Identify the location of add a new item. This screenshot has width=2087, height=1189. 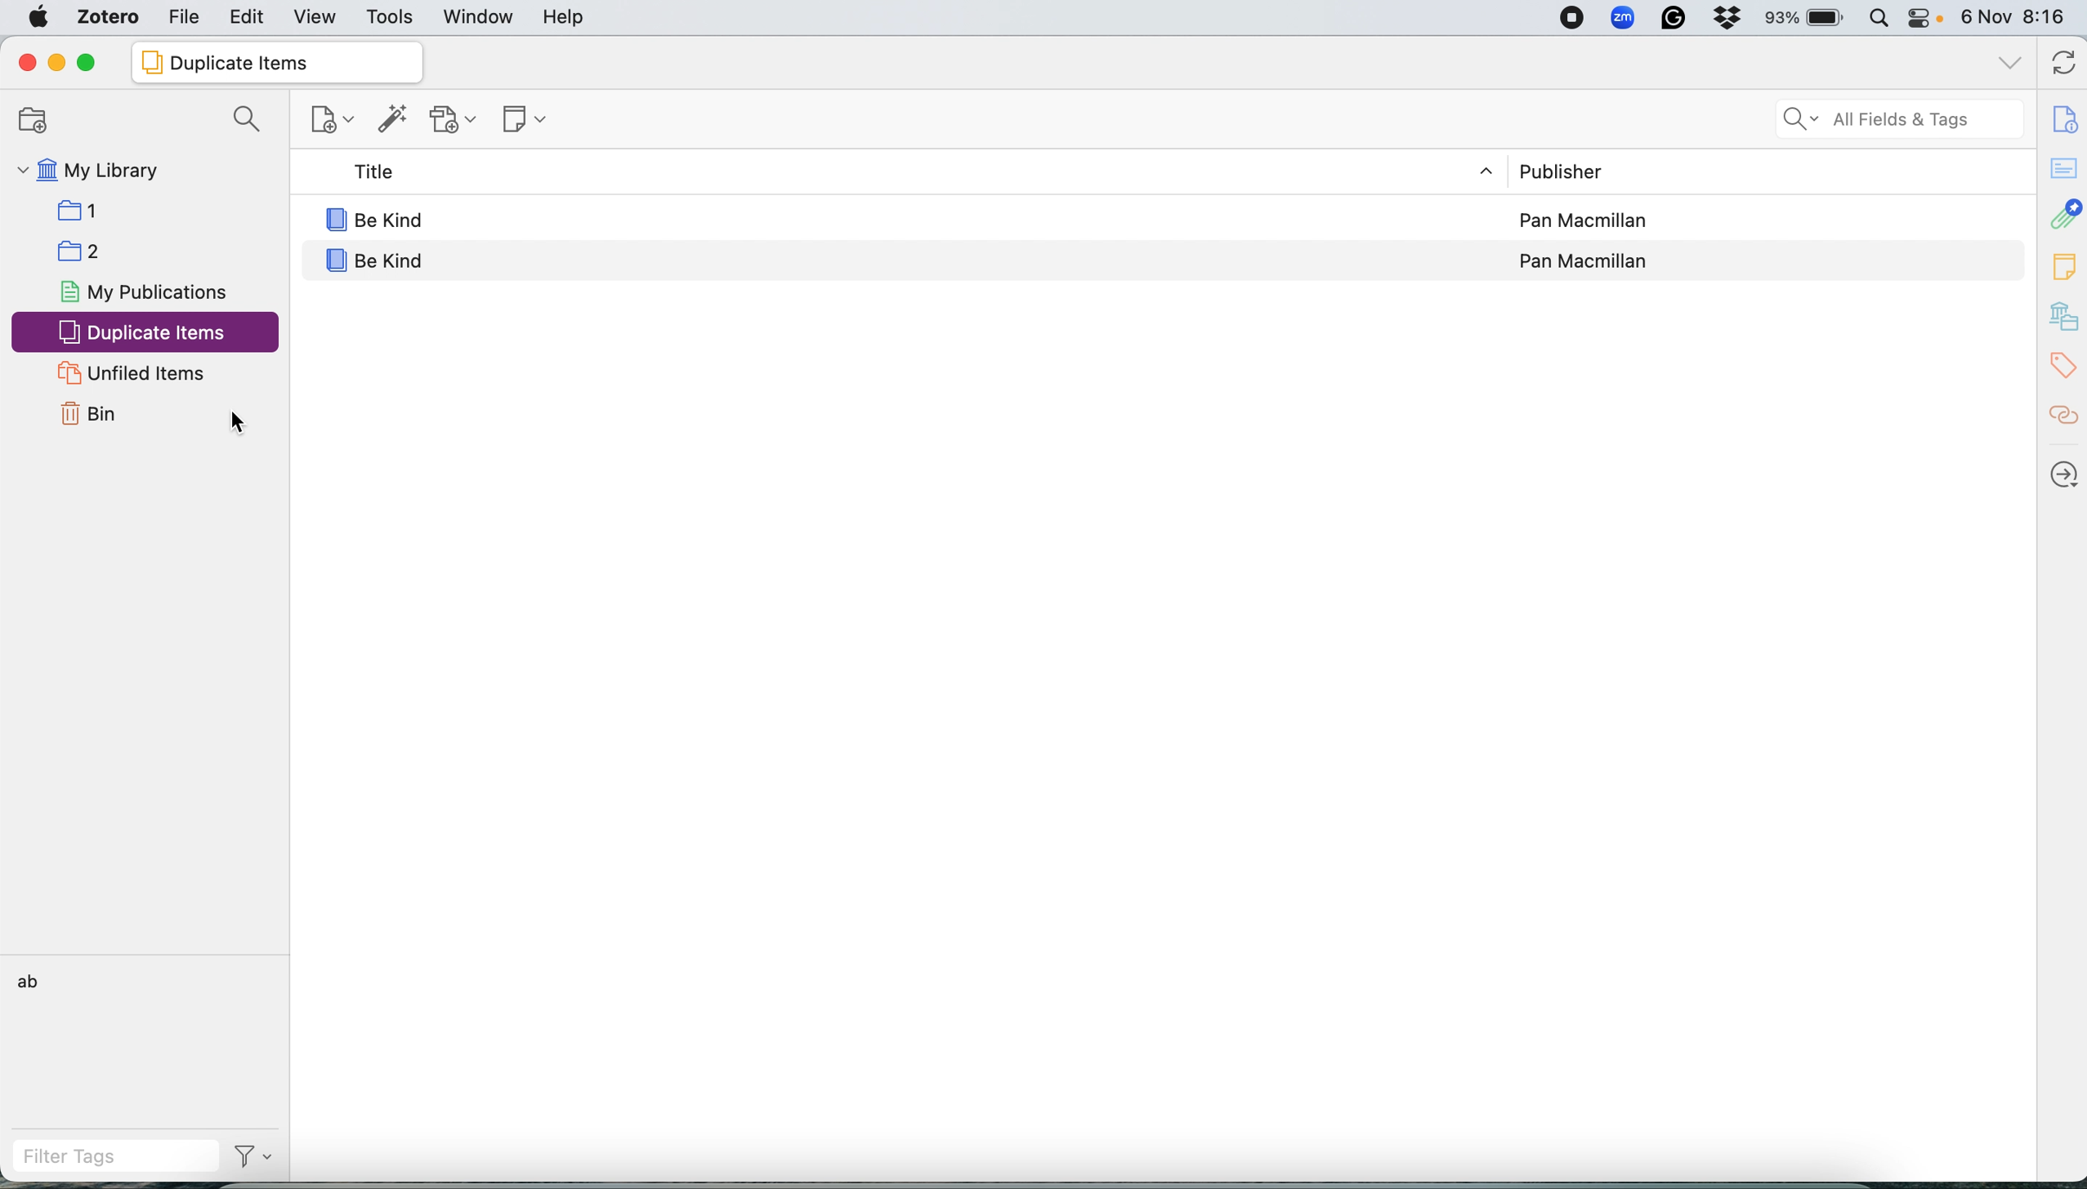
(330, 119).